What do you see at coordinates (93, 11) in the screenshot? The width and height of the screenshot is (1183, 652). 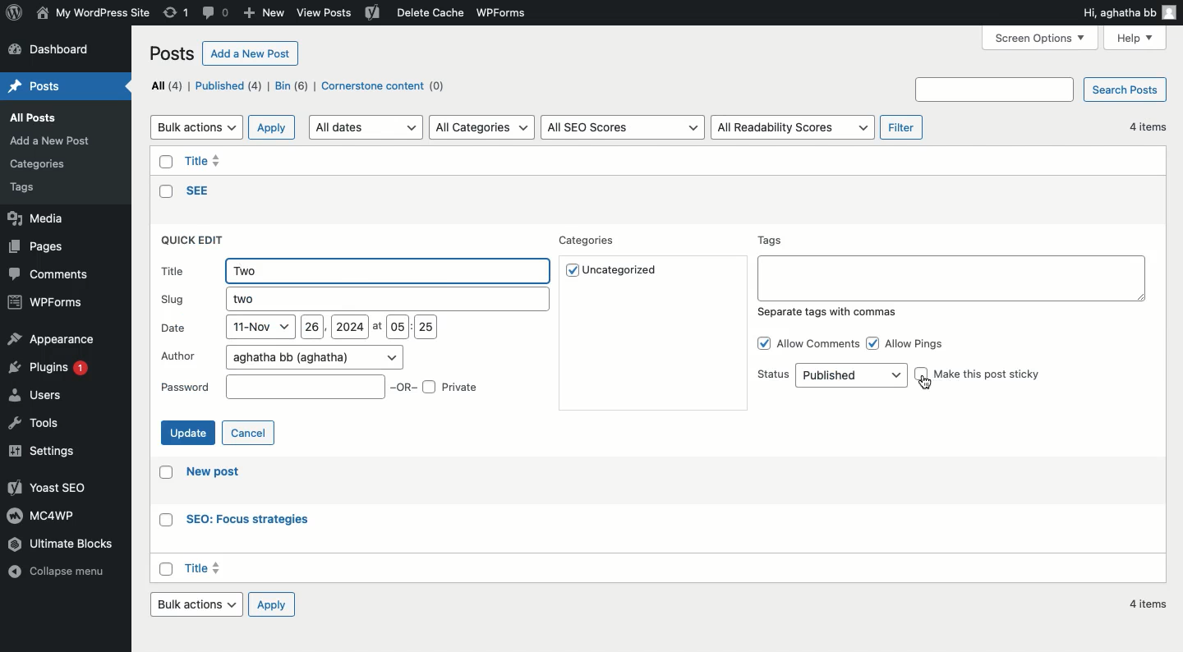 I see `Name` at bounding box center [93, 11].